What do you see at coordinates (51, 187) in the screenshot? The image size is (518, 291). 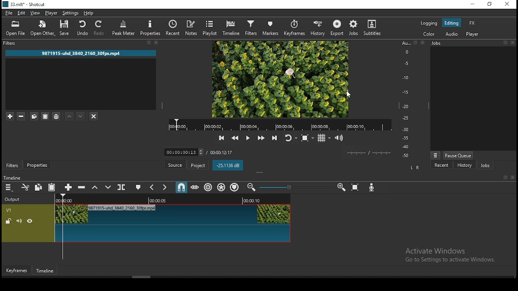 I see `paste` at bounding box center [51, 187].